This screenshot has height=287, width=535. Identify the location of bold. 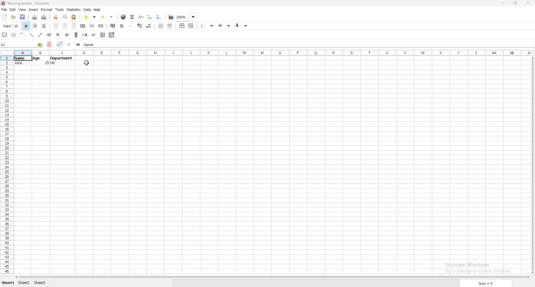
(26, 26).